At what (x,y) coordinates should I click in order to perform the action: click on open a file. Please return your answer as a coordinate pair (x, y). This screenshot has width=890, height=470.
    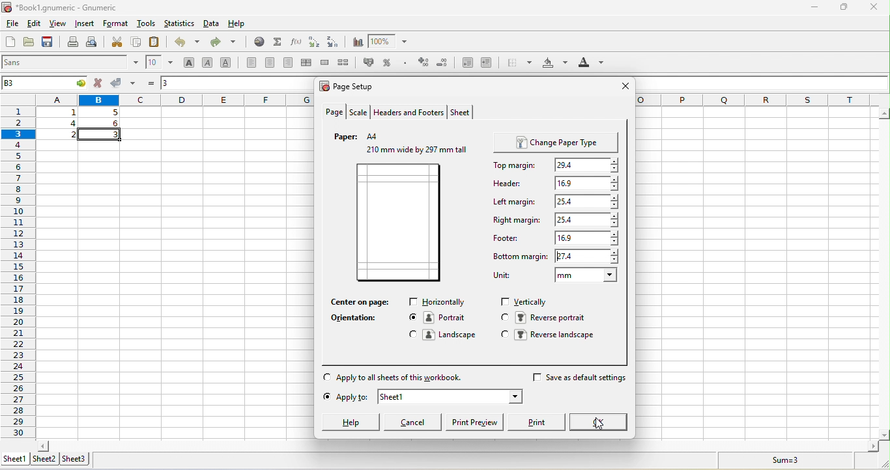
    Looking at the image, I should click on (31, 44).